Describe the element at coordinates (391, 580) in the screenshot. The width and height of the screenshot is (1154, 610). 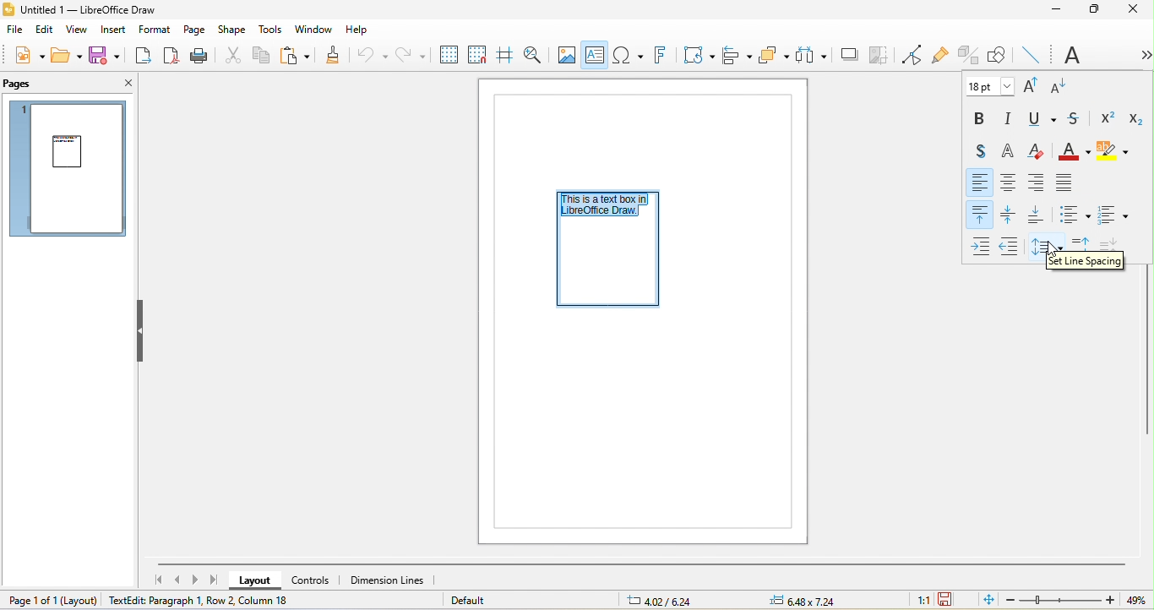
I see `dimension lines` at that location.